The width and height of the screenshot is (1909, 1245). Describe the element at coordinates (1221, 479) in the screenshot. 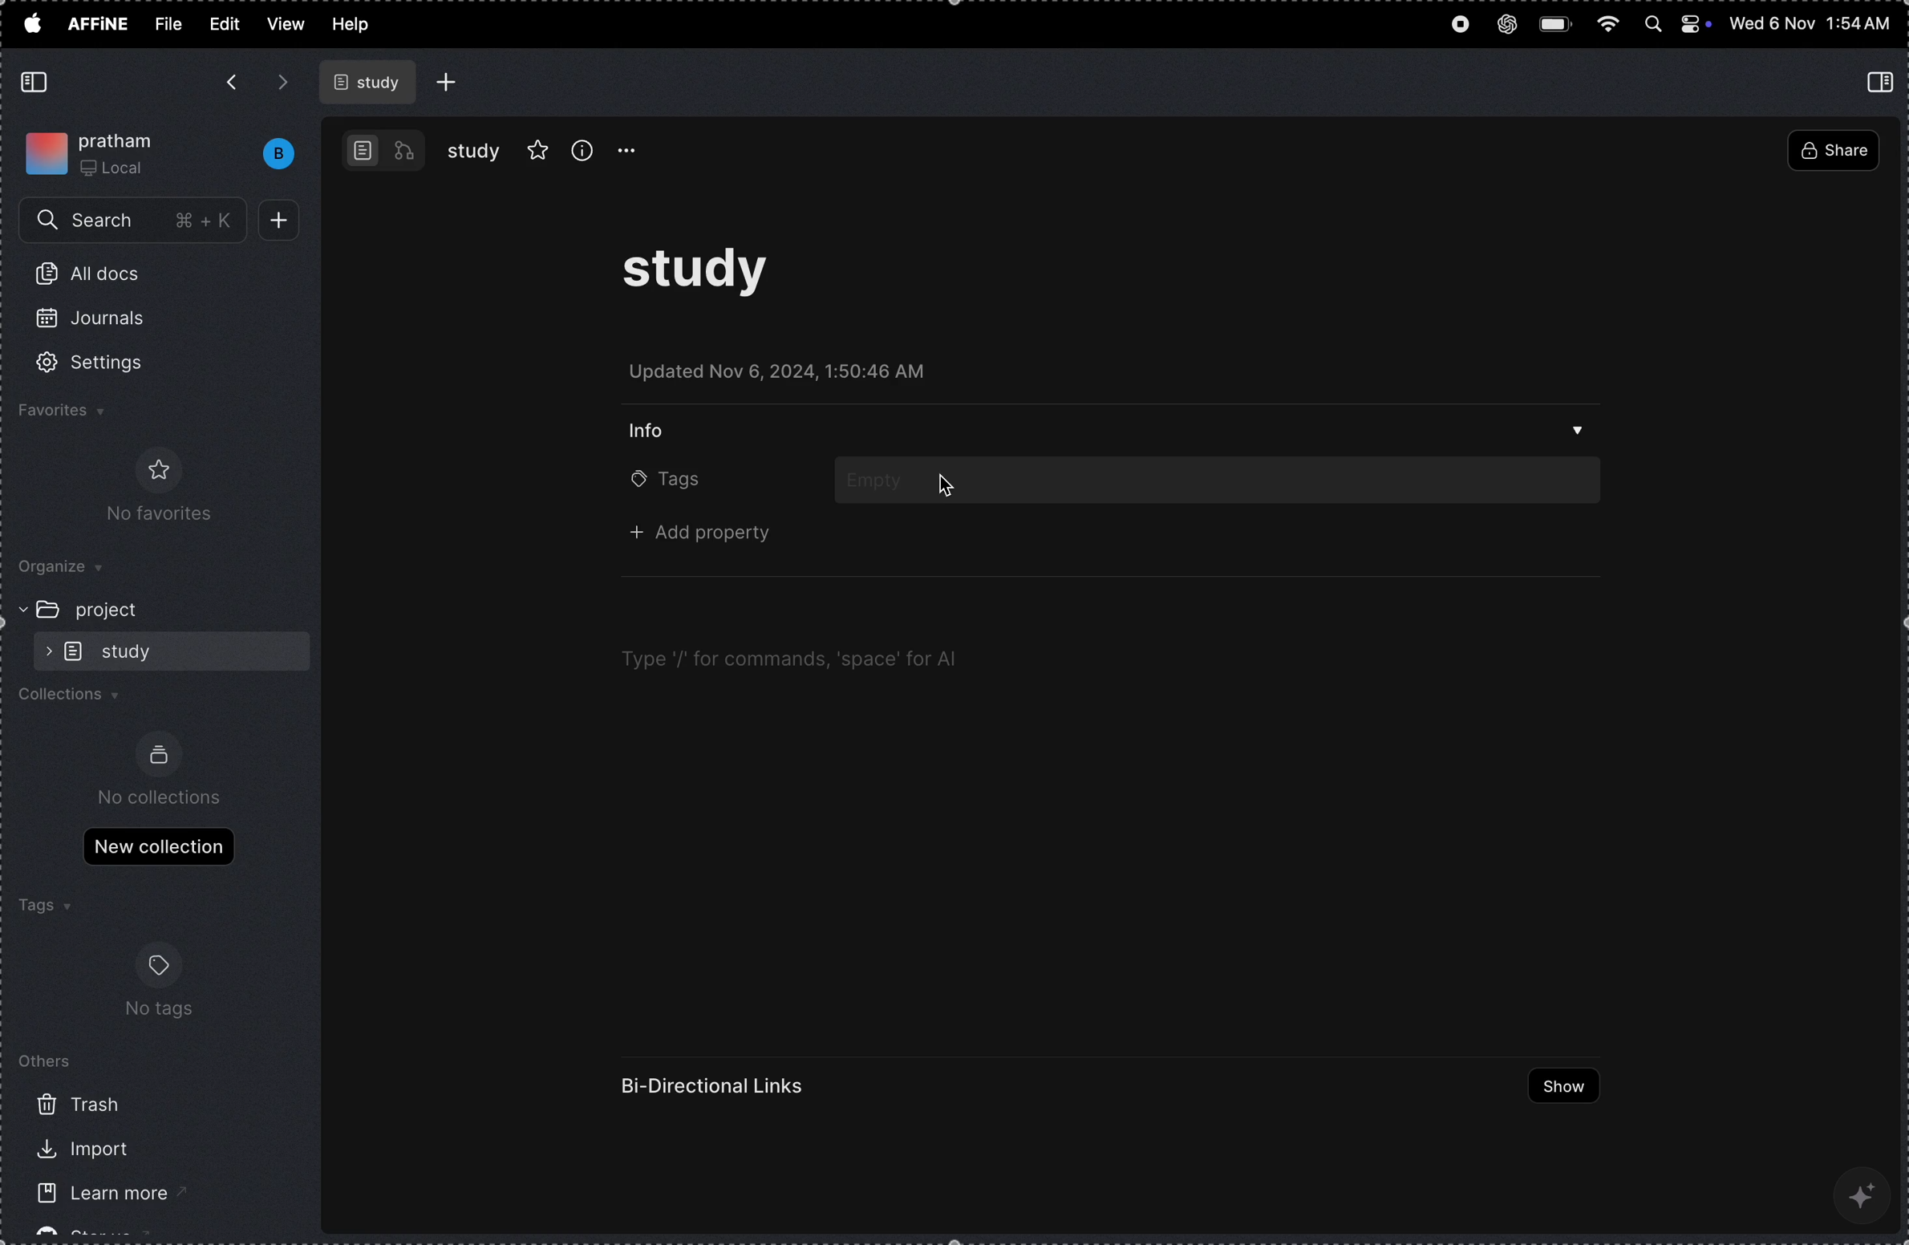

I see `add tags` at that location.